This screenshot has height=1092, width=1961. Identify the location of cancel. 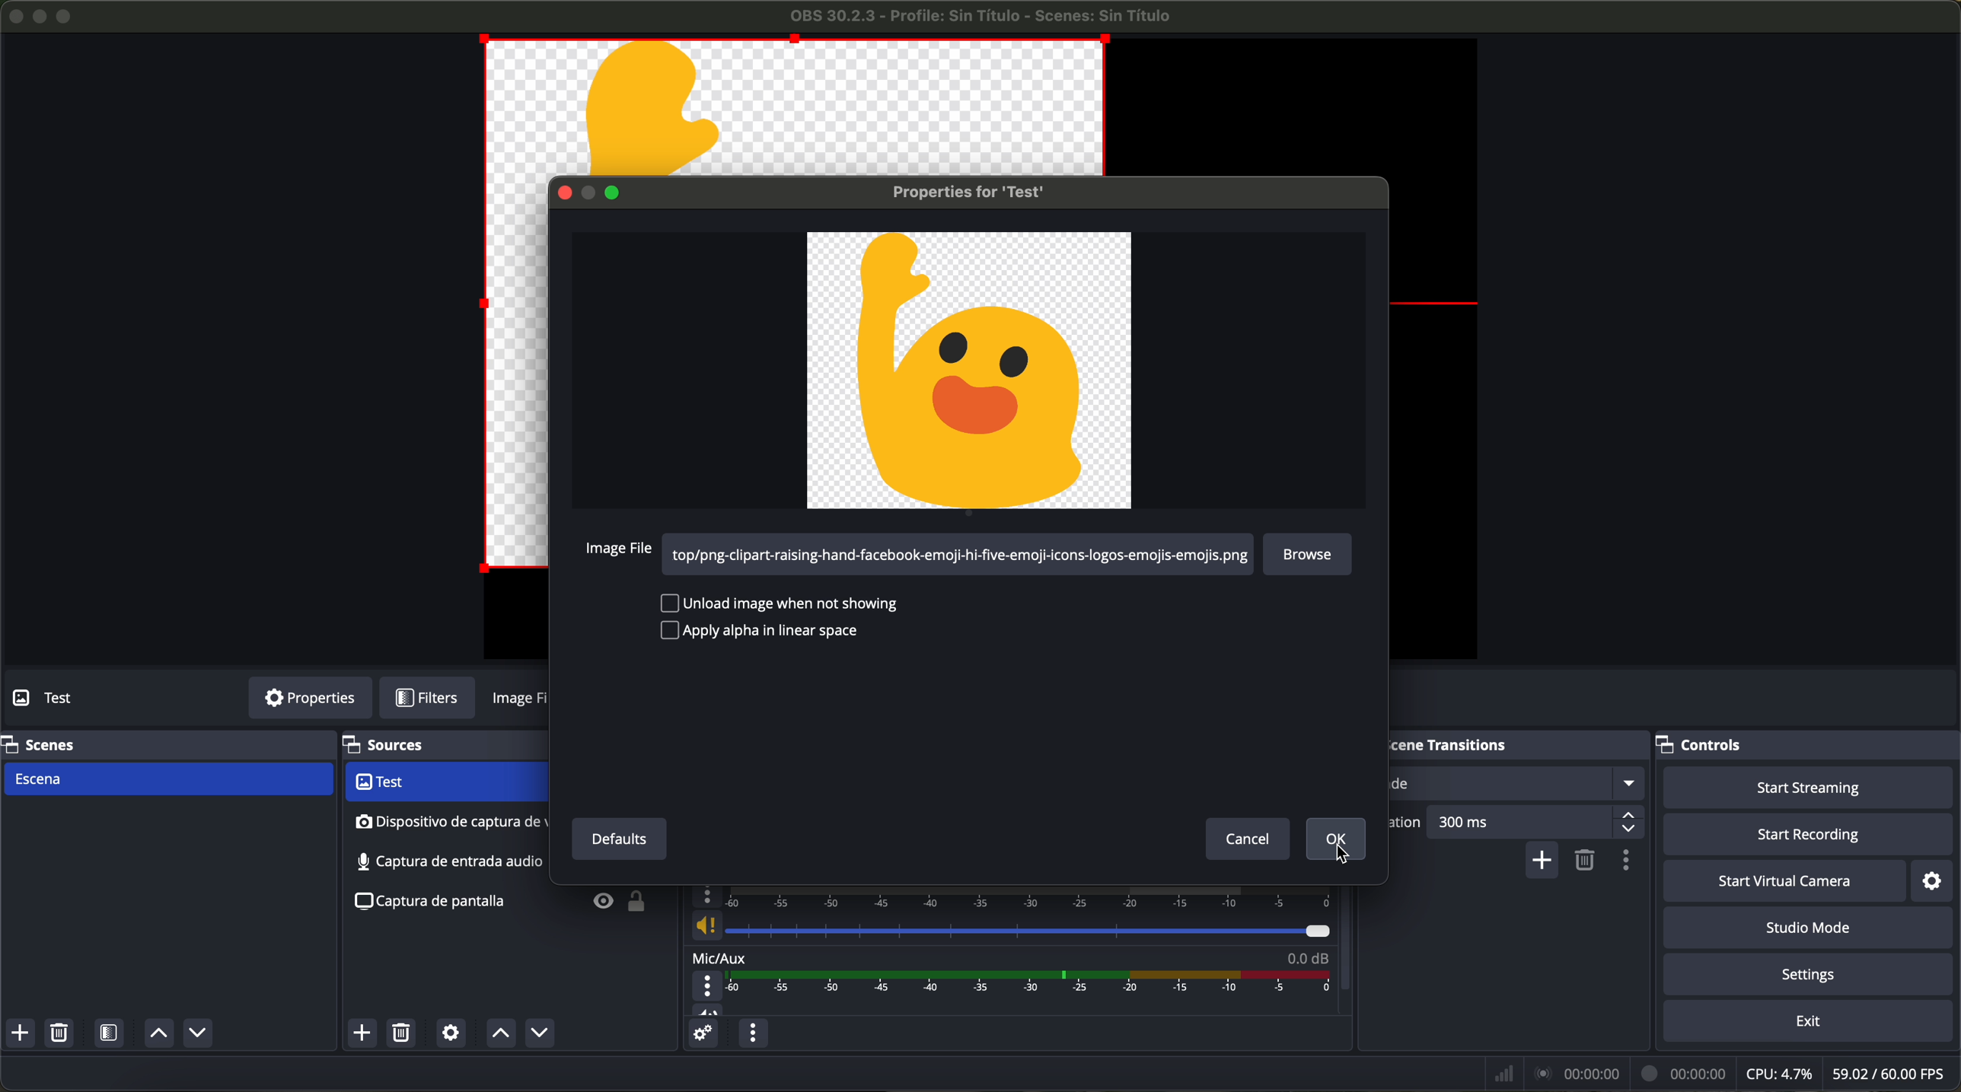
(1242, 839).